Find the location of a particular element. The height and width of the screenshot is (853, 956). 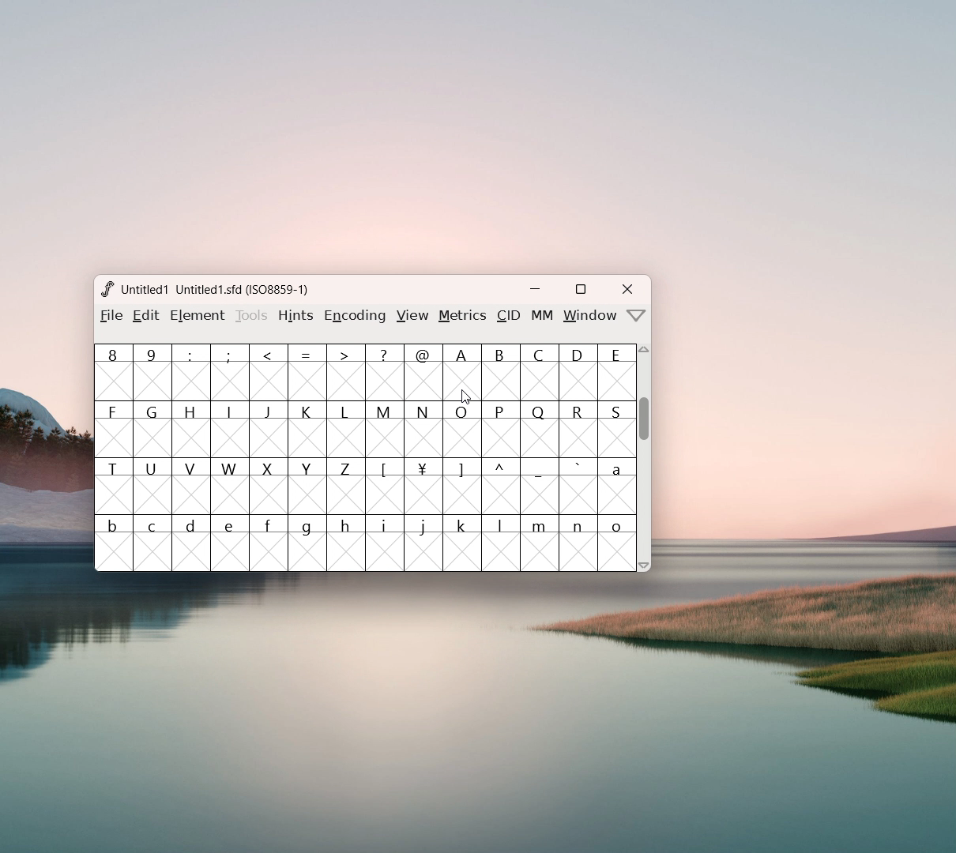

C is located at coordinates (540, 372).